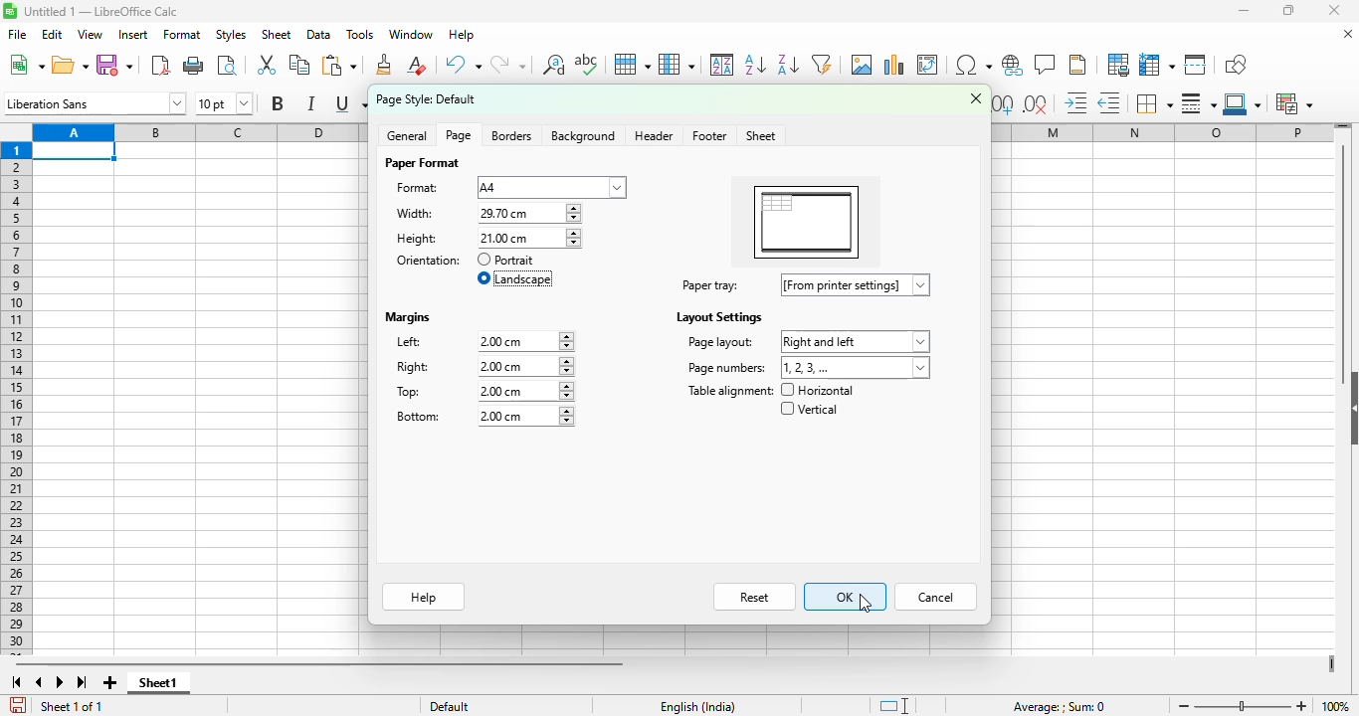 This screenshot has height=716, width=1359. I want to click on 2.00 cm, so click(525, 367).